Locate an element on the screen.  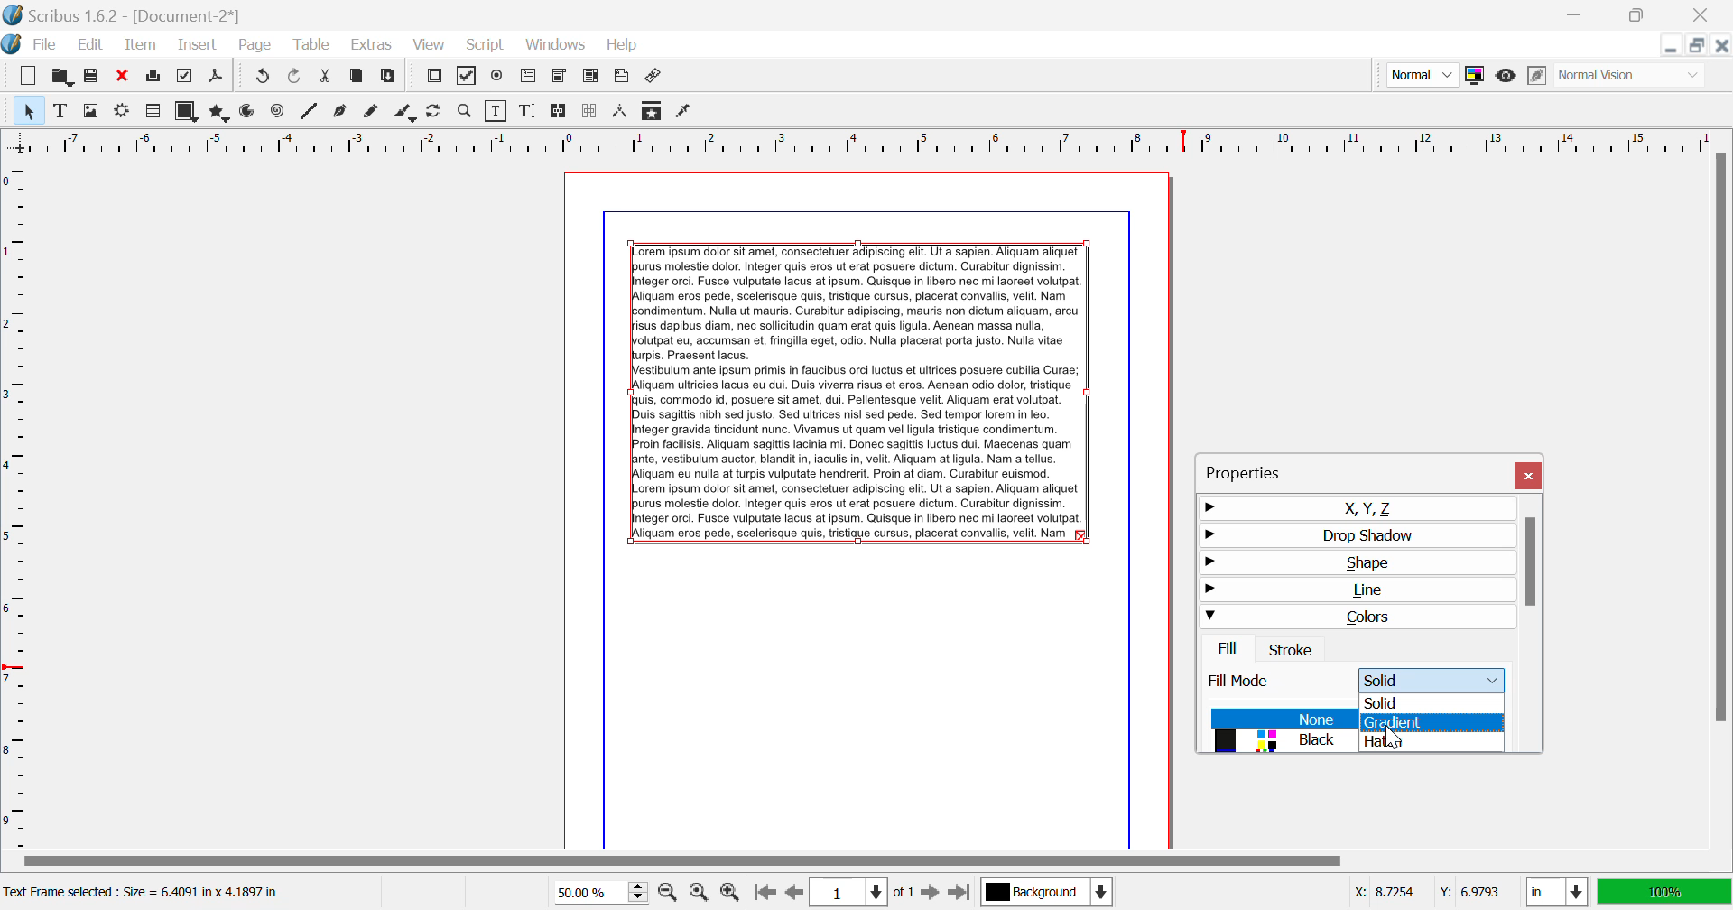
Preview Mode is located at coordinates (1506, 78).